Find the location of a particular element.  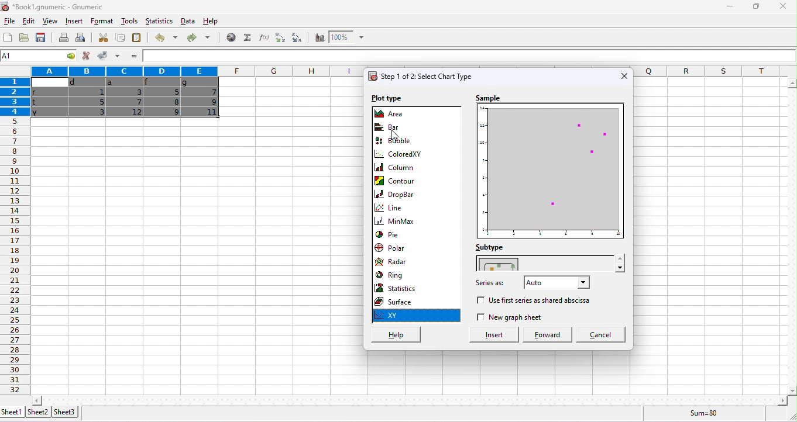

surface is located at coordinates (403, 303).